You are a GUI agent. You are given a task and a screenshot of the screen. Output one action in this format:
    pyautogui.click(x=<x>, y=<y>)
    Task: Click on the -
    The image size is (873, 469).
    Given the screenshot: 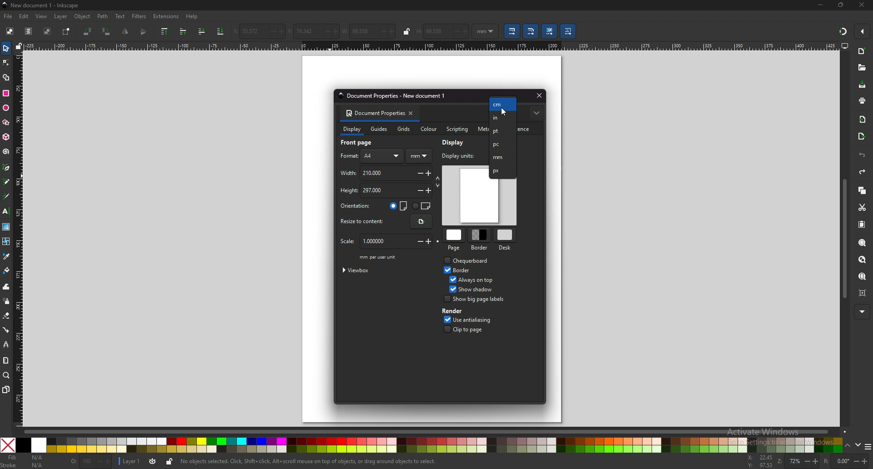 What is the action you would take?
    pyautogui.click(x=456, y=32)
    